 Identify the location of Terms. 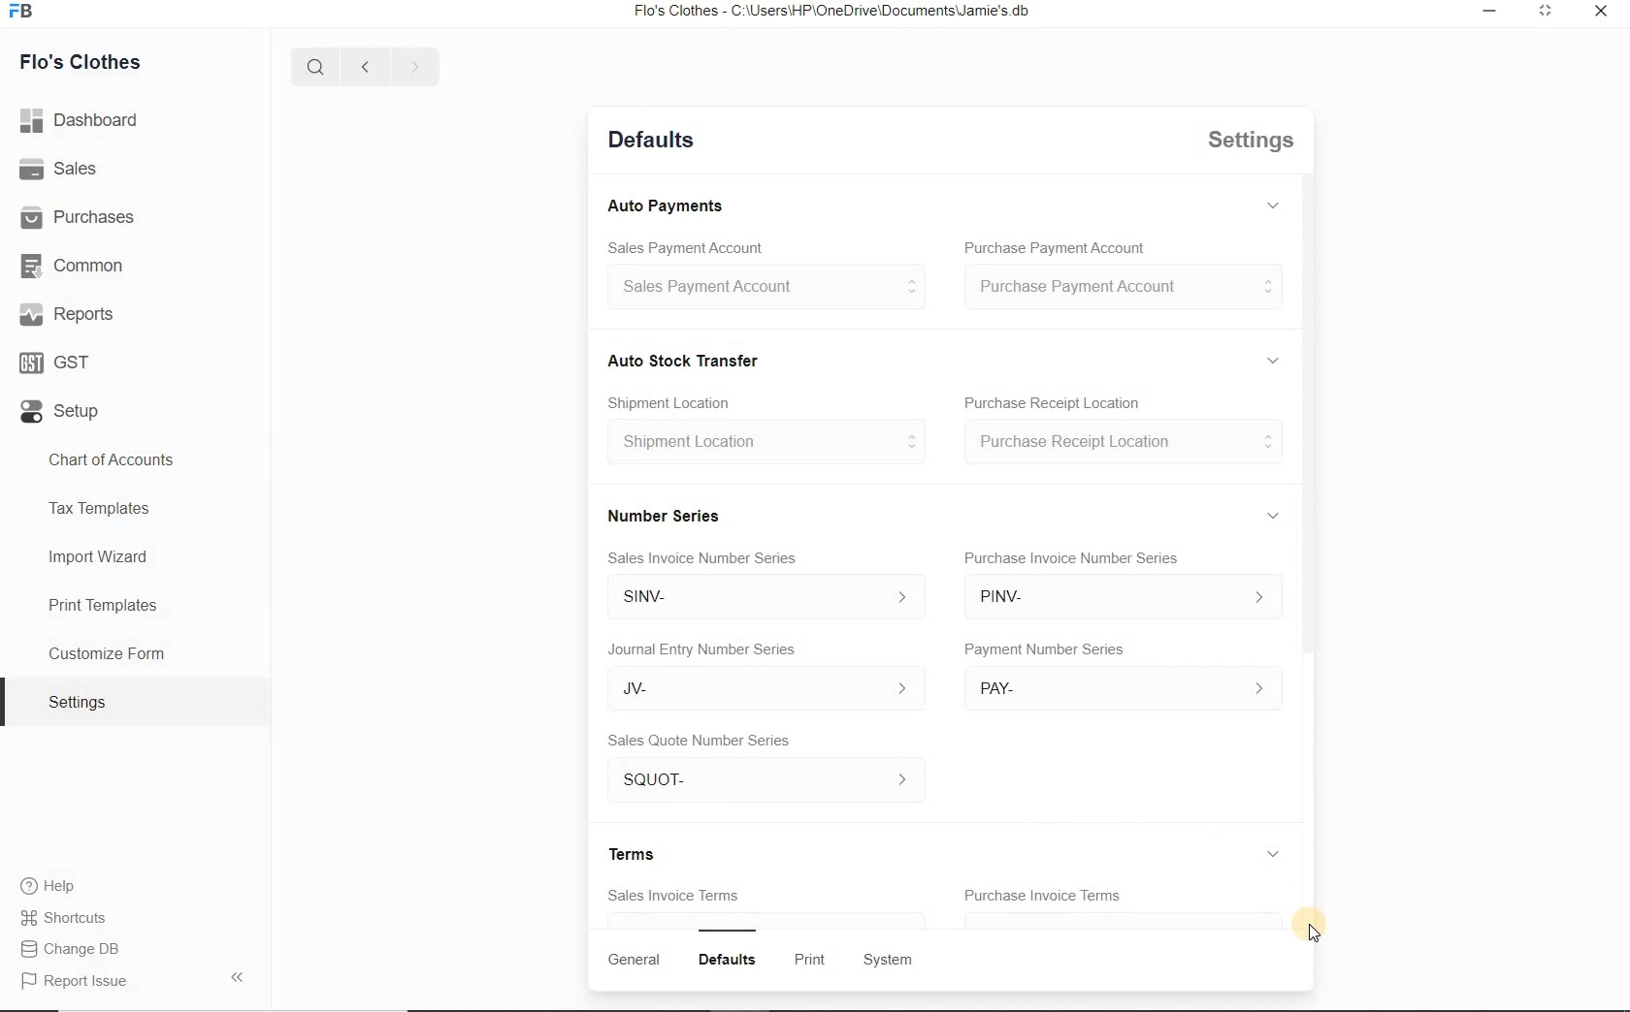
(631, 853).